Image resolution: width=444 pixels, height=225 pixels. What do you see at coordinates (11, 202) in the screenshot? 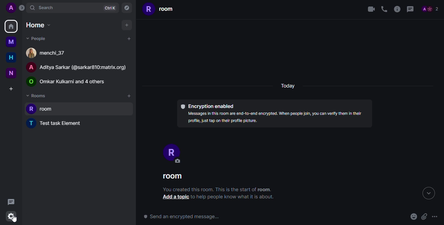
I see `threads` at bounding box center [11, 202].